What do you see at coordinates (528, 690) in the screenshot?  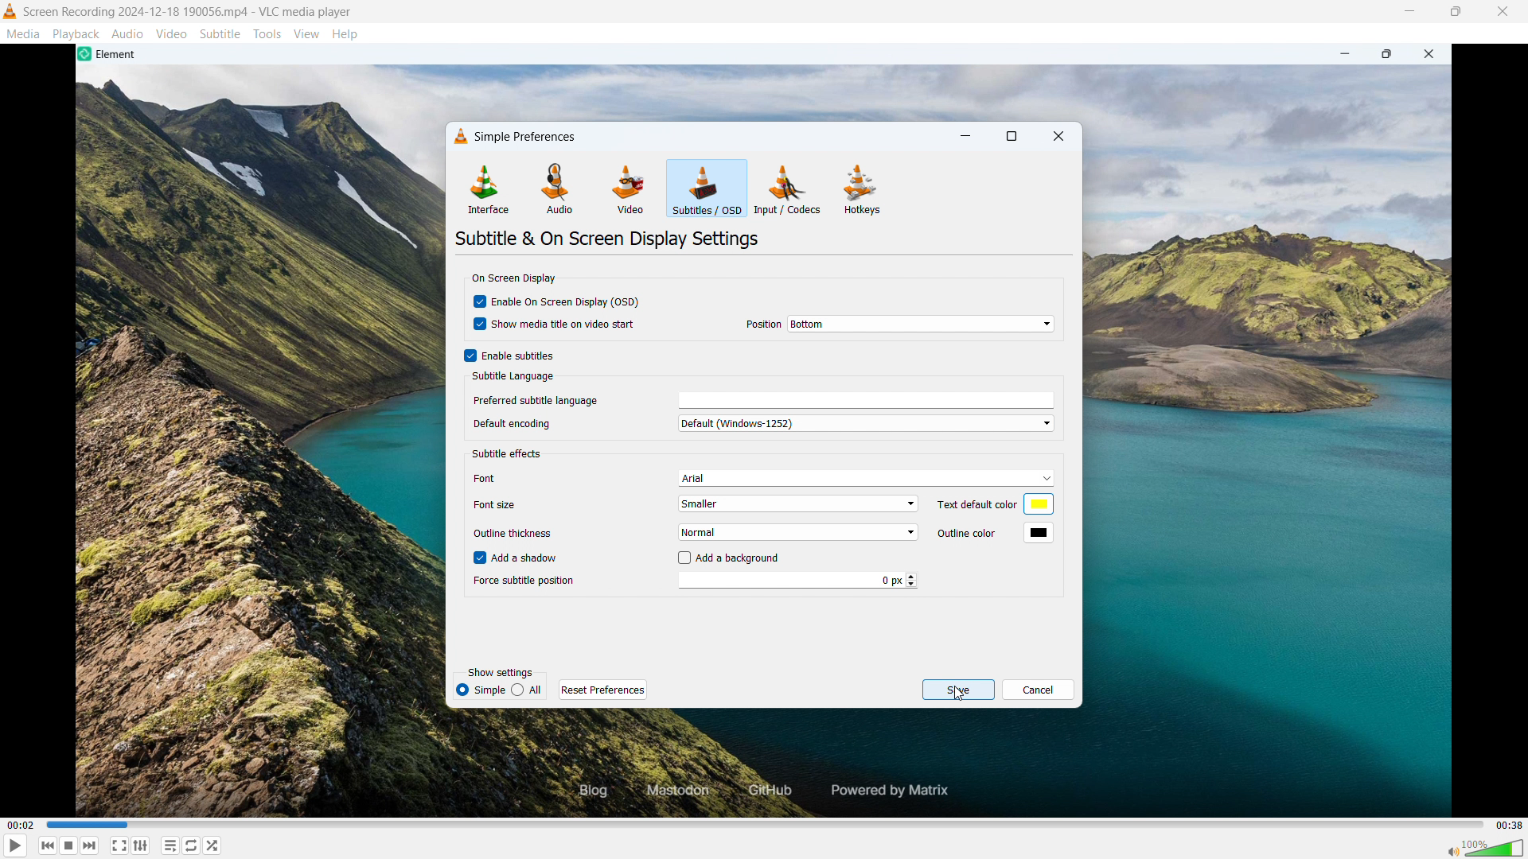 I see `all ` at bounding box center [528, 690].